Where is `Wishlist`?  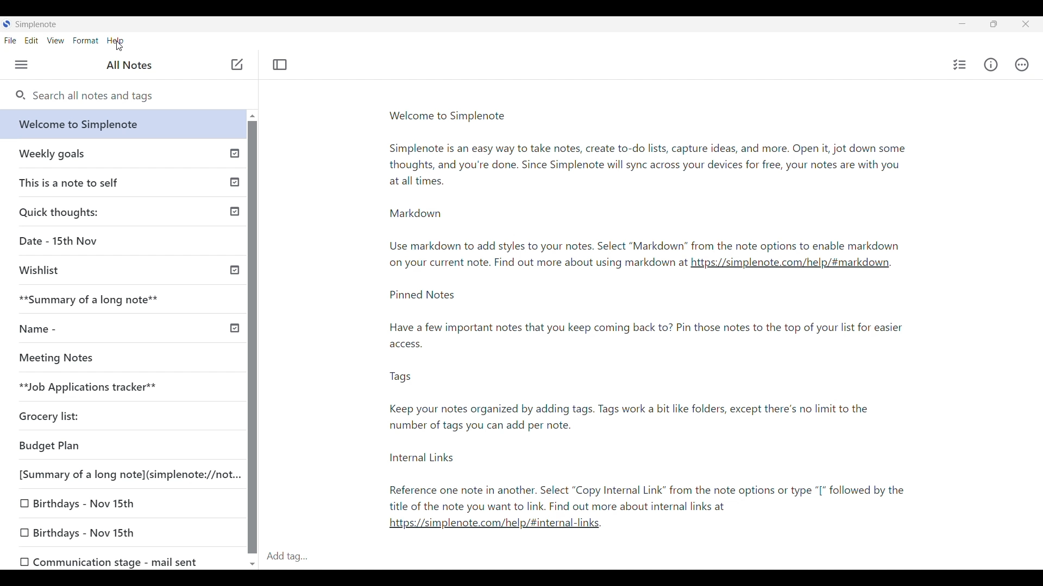
Wishlist is located at coordinates (102, 273).